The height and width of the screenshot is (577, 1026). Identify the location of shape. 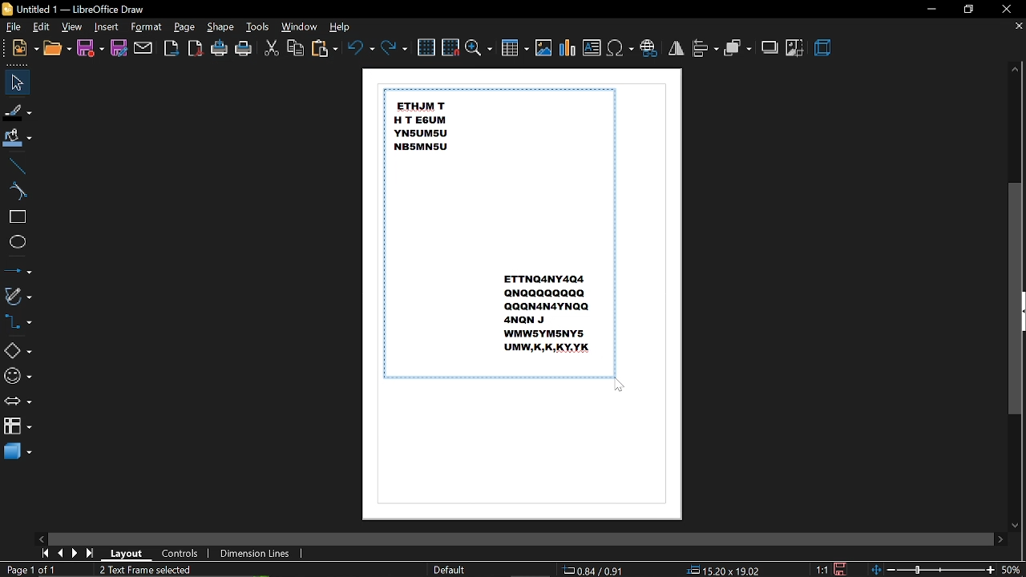
(220, 27).